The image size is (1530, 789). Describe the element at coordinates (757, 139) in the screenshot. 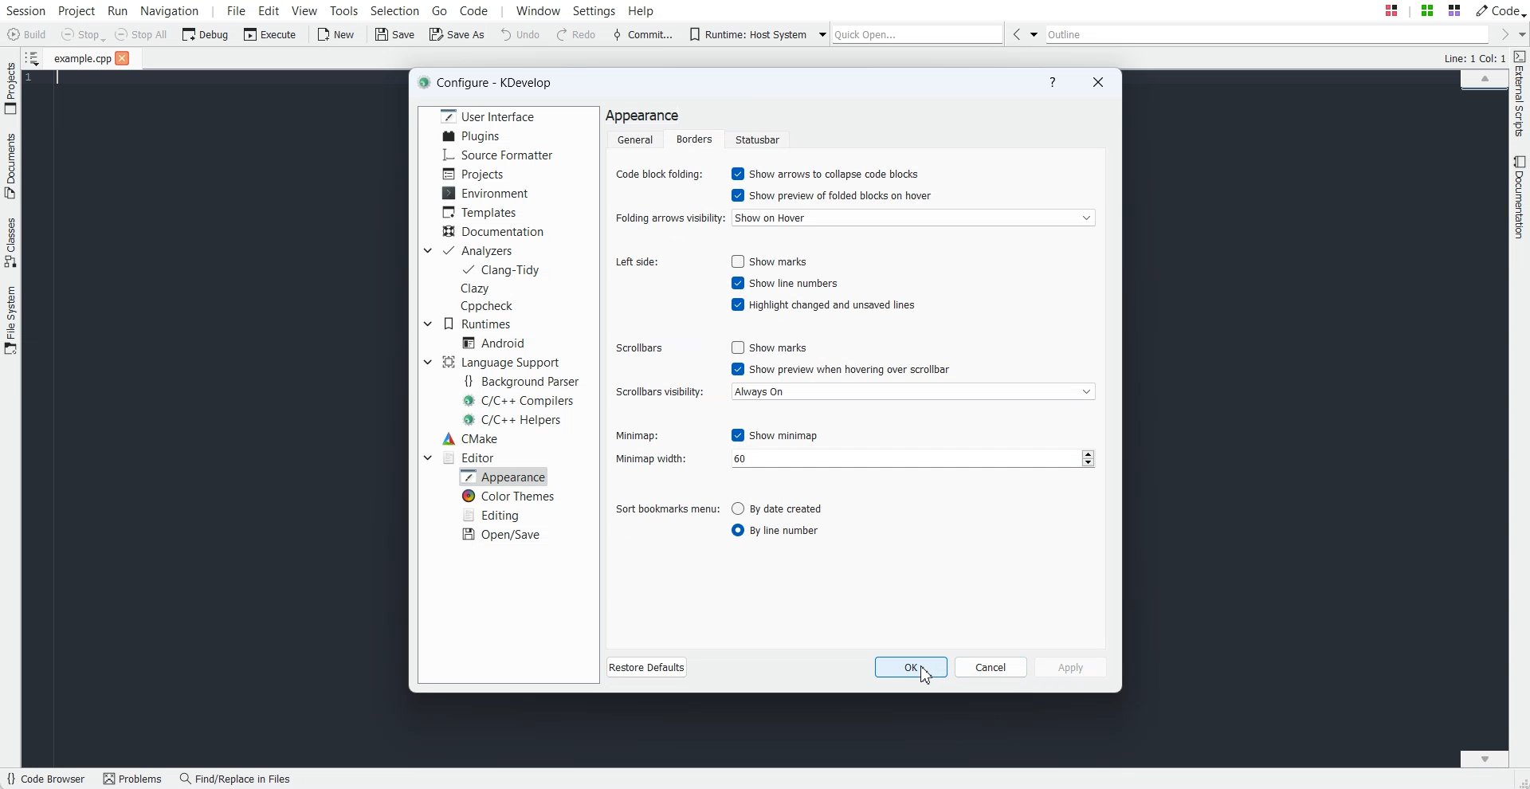

I see `Statusbar` at that location.